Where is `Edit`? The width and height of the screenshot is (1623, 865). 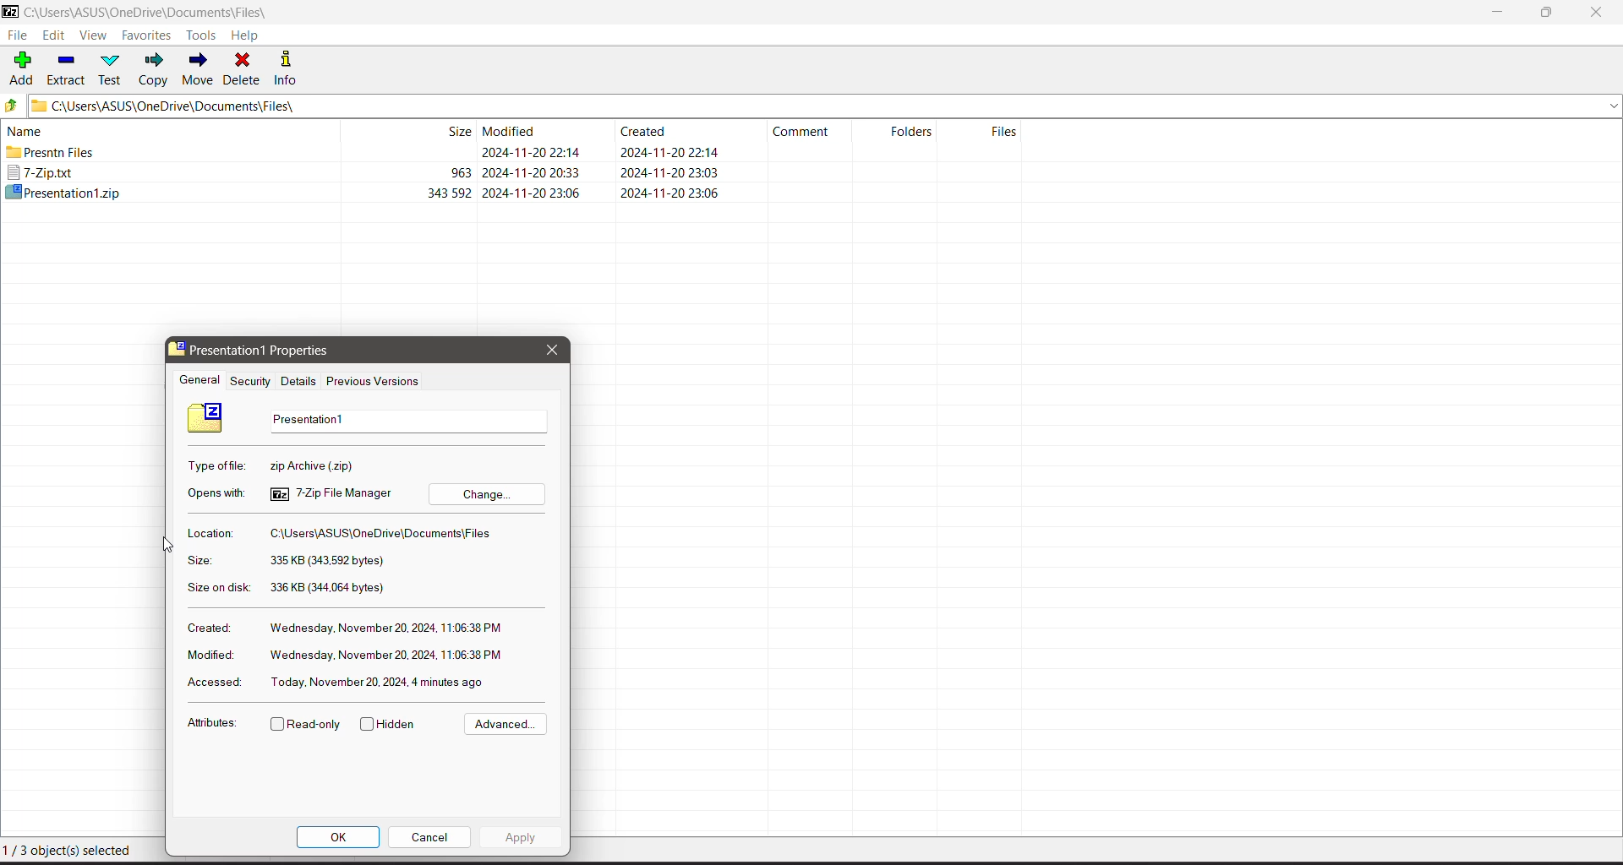 Edit is located at coordinates (56, 36).